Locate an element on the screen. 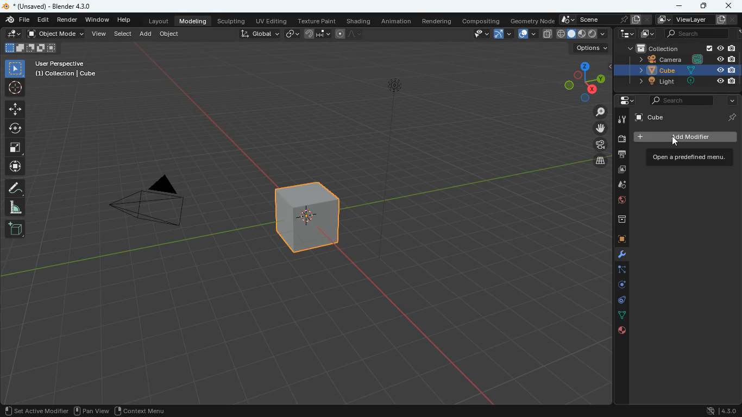 Image resolution: width=742 pixels, height=417 pixels. settings is located at coordinates (623, 101).